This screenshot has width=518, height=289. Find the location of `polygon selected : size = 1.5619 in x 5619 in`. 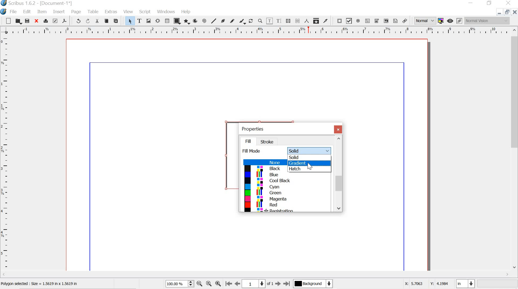

polygon selected : size = 1.5619 in x 5619 in is located at coordinates (47, 284).